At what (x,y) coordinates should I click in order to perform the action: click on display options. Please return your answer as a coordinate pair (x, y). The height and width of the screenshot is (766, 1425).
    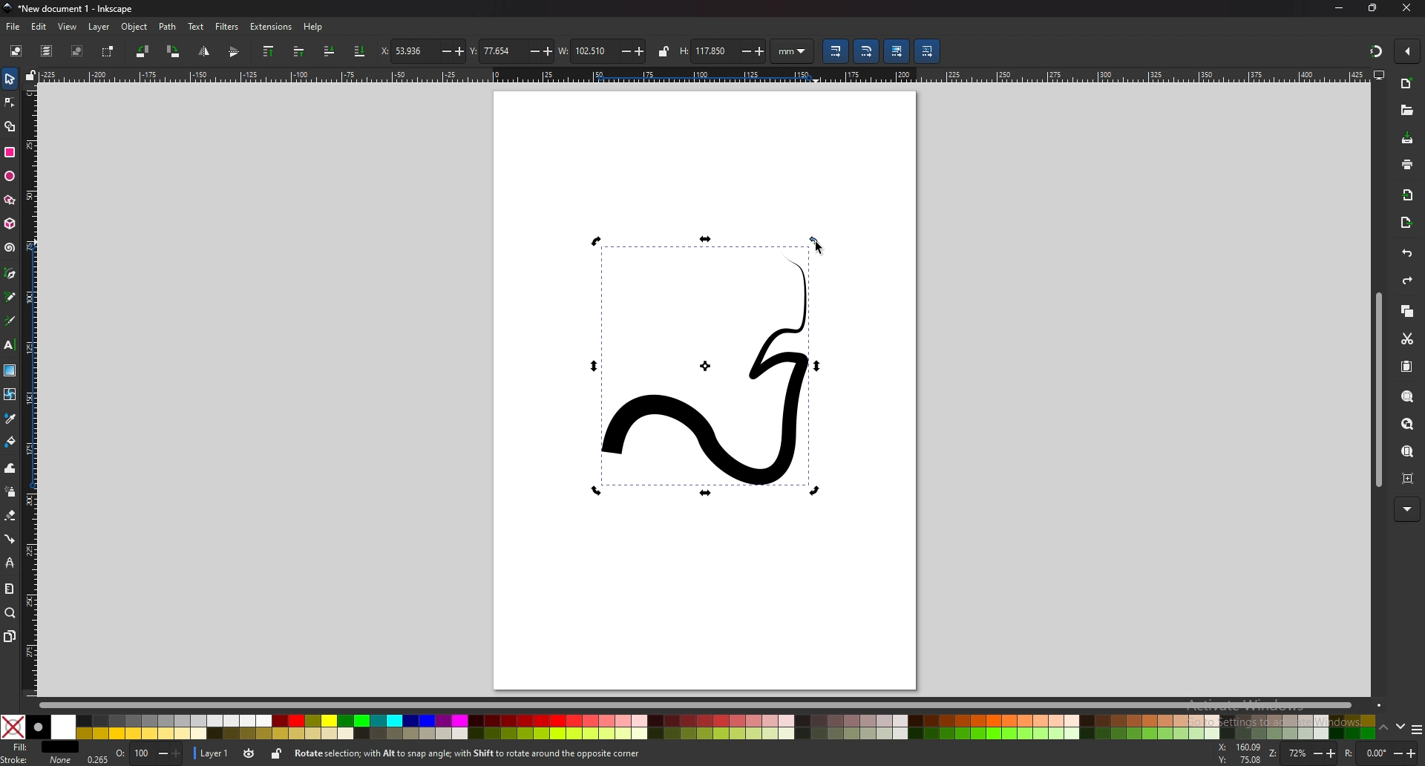
    Looking at the image, I should click on (1379, 74).